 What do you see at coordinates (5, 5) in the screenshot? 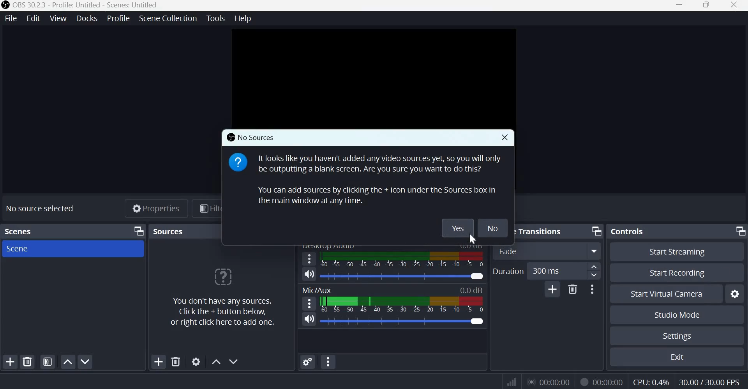
I see `Logo` at bounding box center [5, 5].